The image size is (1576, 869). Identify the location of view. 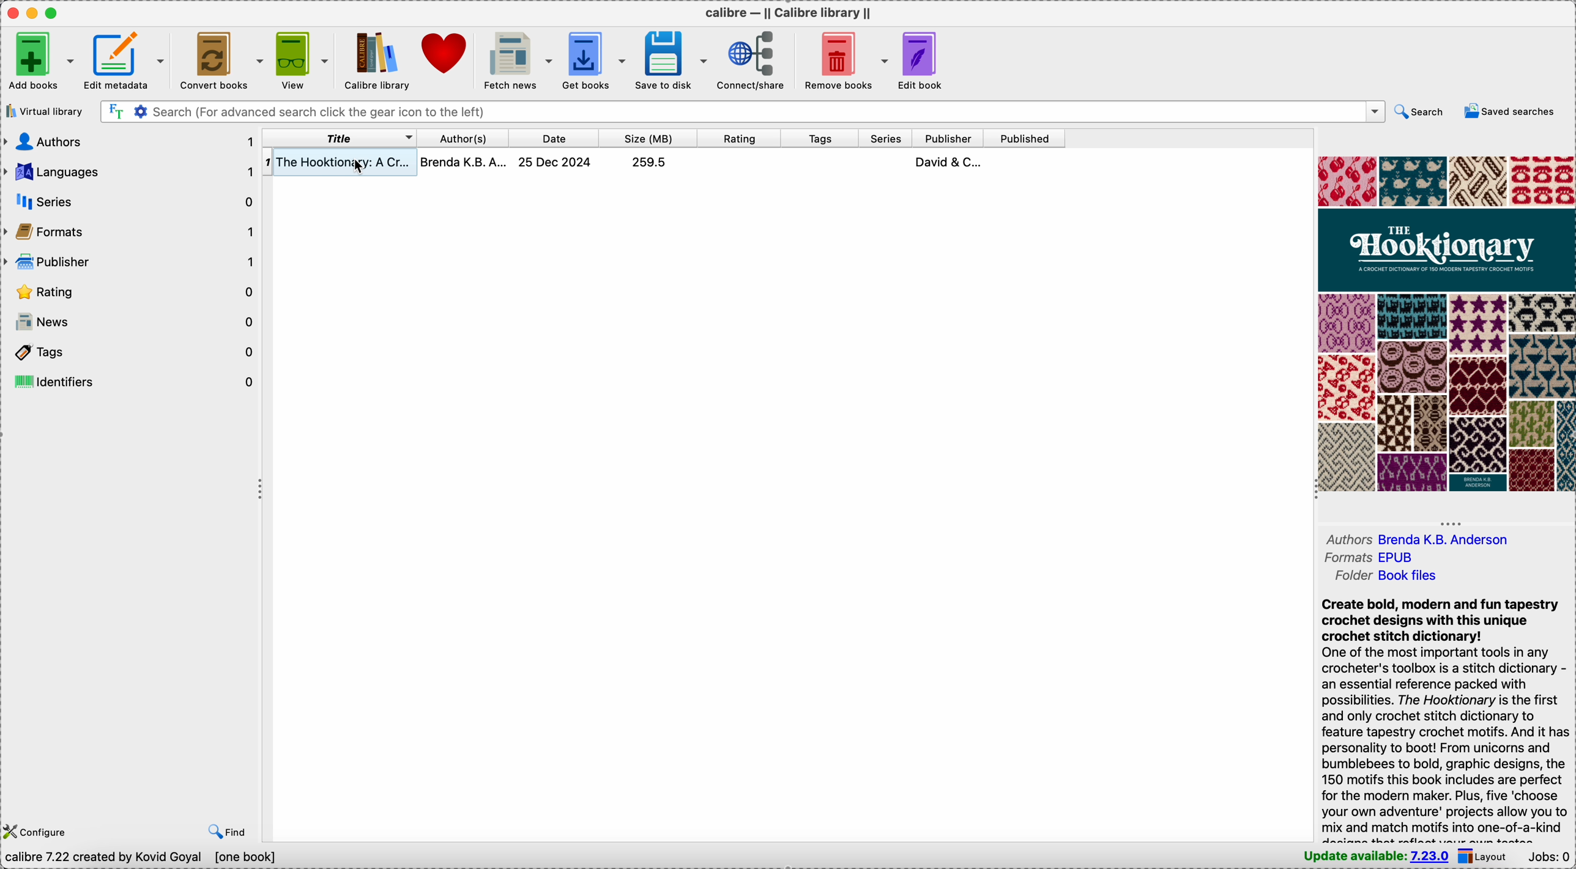
(299, 59).